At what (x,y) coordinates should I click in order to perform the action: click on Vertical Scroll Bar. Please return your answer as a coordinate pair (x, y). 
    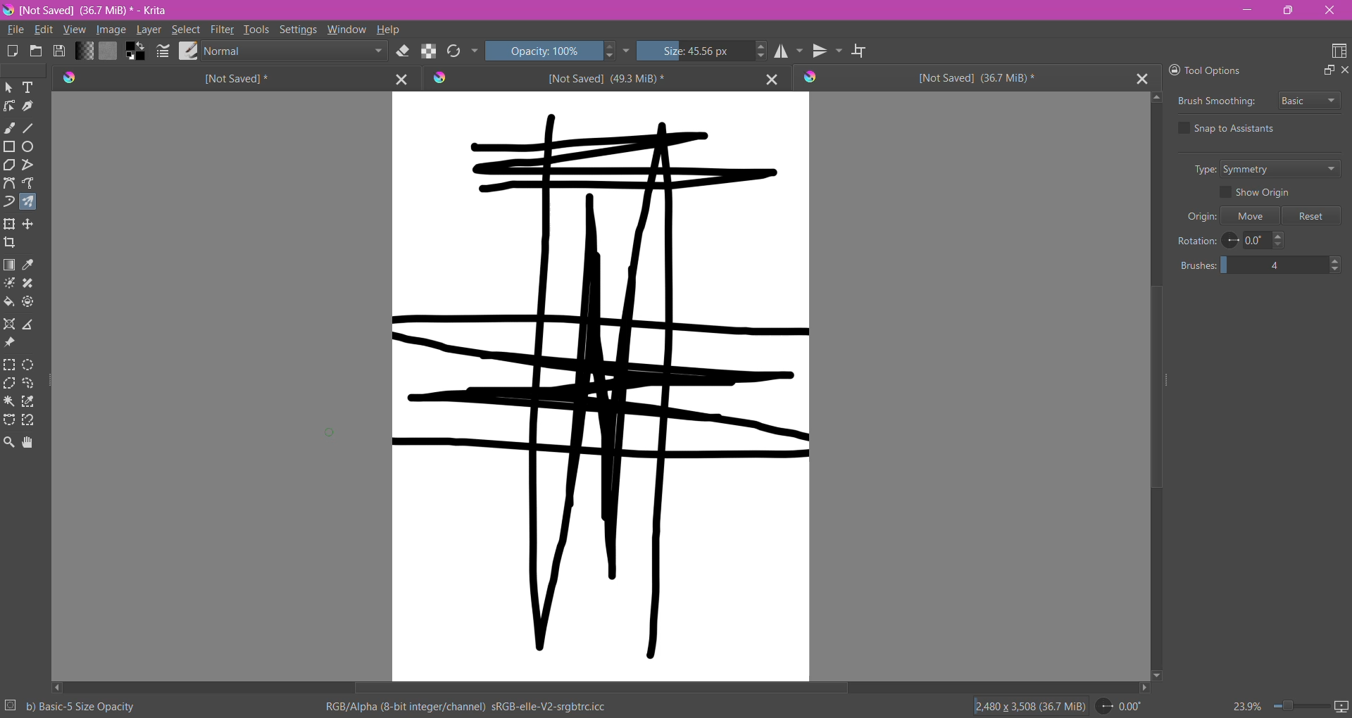
    Looking at the image, I should click on (1158, 386).